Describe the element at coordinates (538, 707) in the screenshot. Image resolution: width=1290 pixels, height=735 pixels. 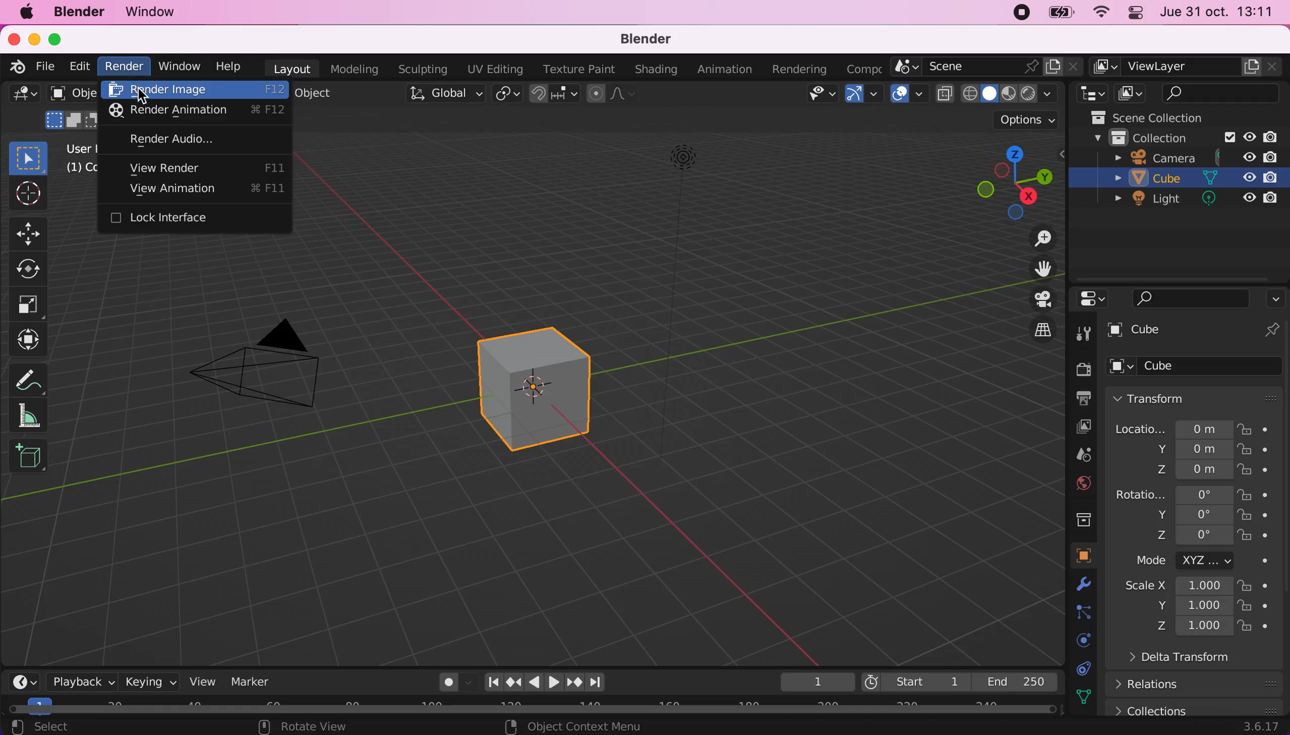
I see `horizontal scroll bar` at that location.